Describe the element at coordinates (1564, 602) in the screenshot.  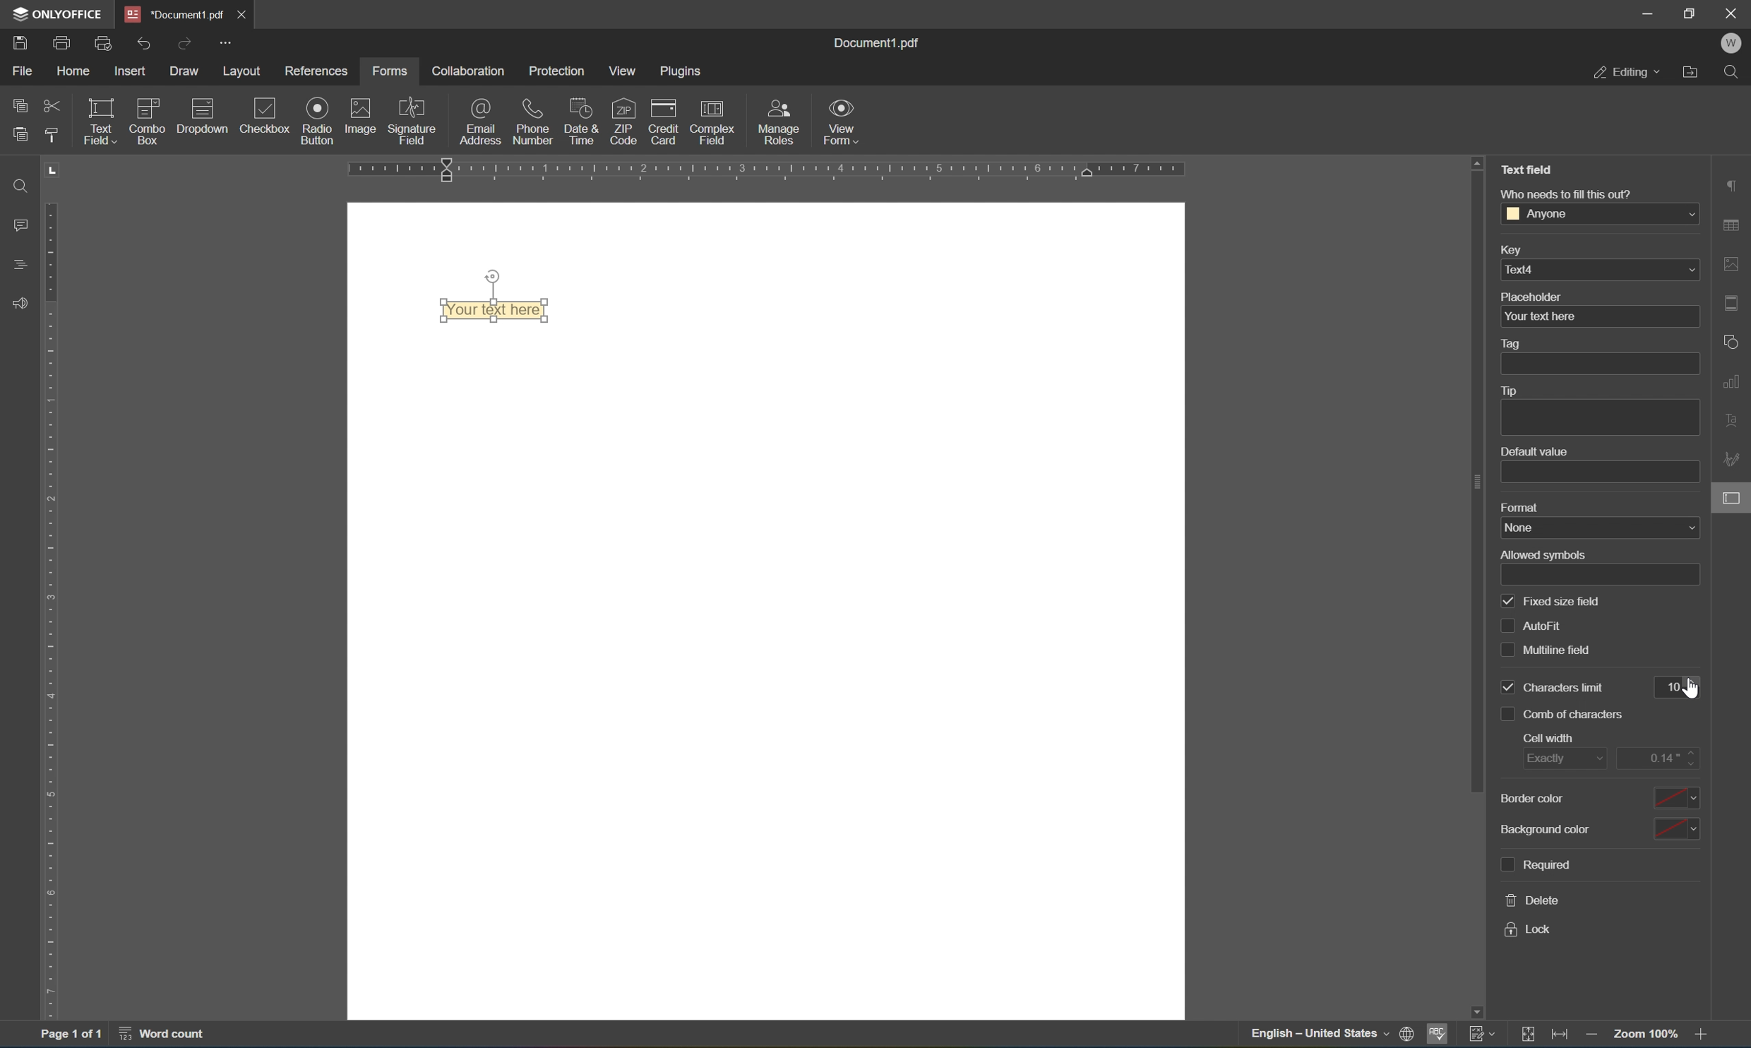
I see `fixed size field` at that location.